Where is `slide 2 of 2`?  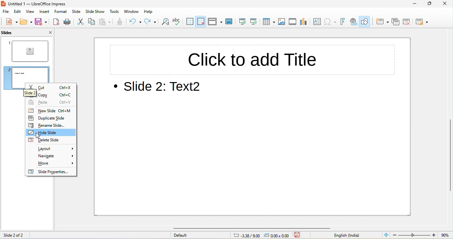
slide 2 of 2 is located at coordinates (17, 235).